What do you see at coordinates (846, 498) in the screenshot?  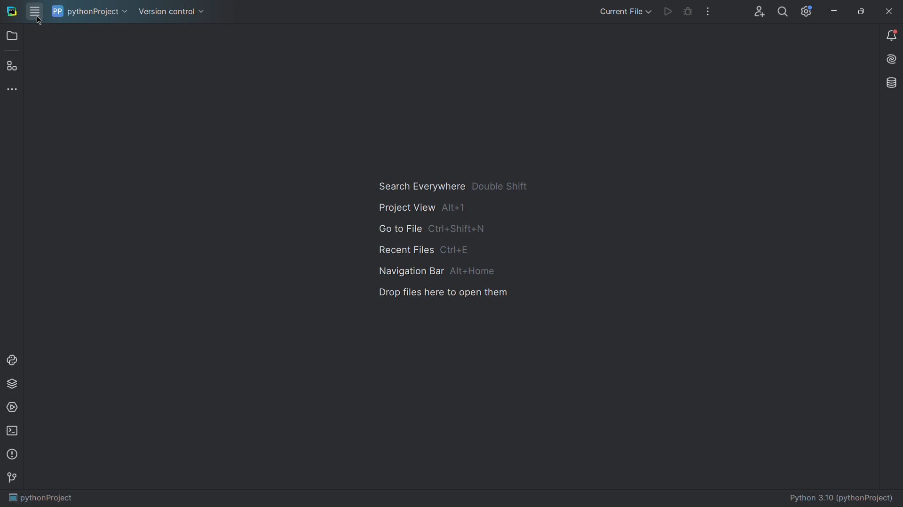 I see `Python 3.10 (pythonProject)` at bounding box center [846, 498].